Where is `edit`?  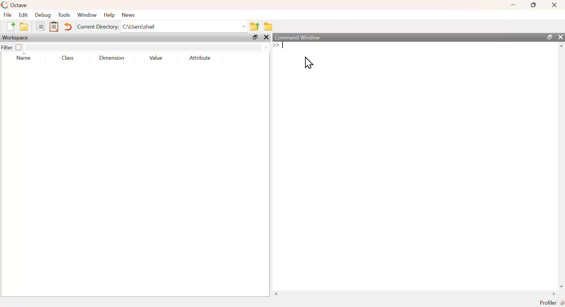
edit is located at coordinates (23, 15).